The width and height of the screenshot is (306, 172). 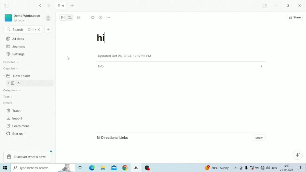 I want to click on Language, so click(x=274, y=167).